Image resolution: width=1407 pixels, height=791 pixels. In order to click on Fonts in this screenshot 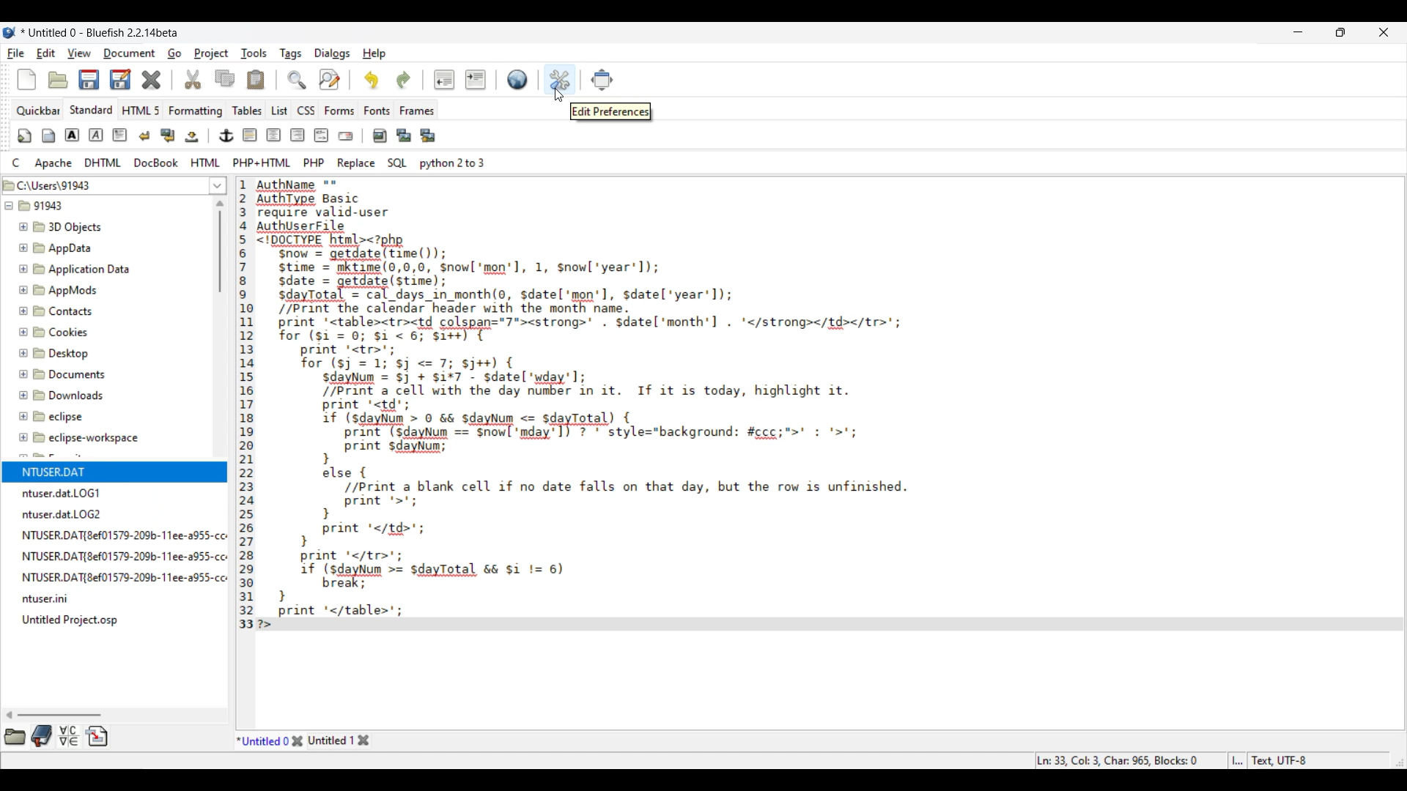, I will do `click(377, 111)`.